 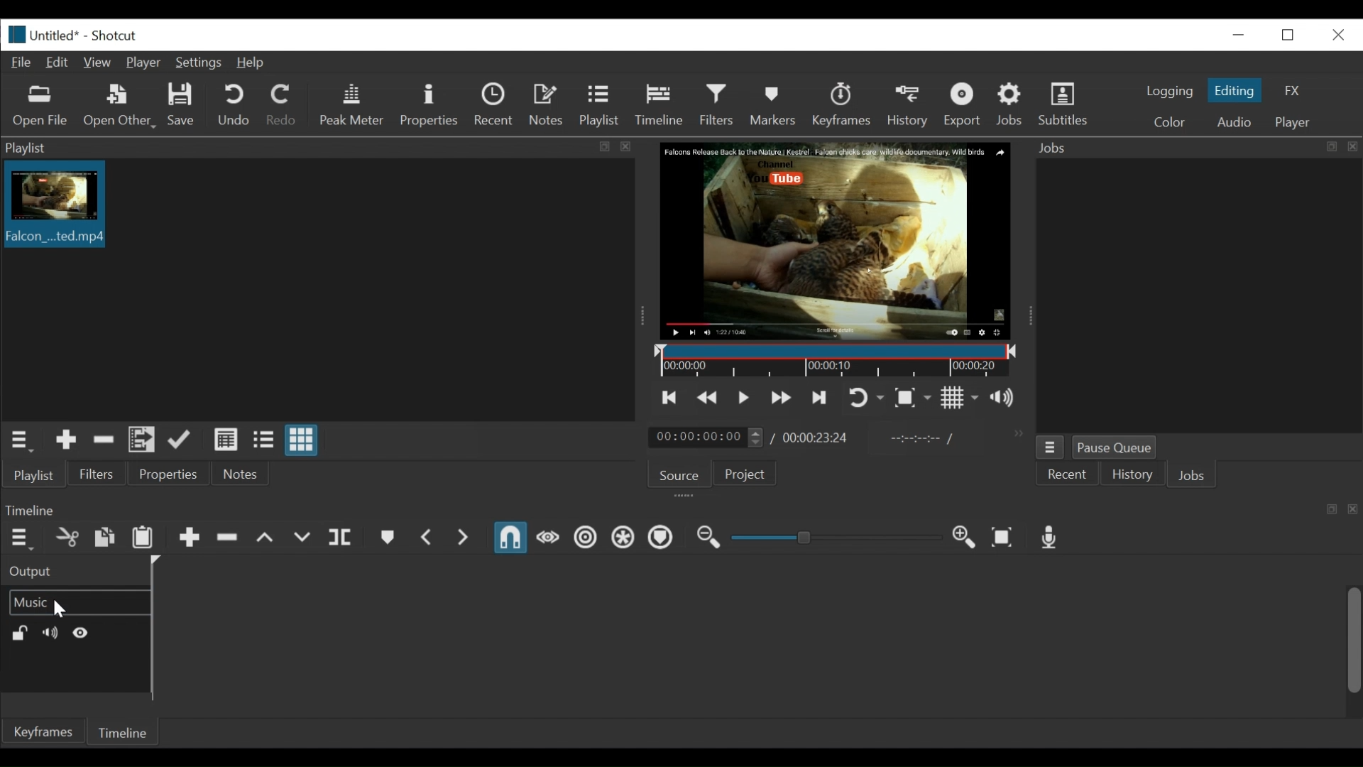 What do you see at coordinates (266, 537) in the screenshot?
I see `Lift` at bounding box center [266, 537].